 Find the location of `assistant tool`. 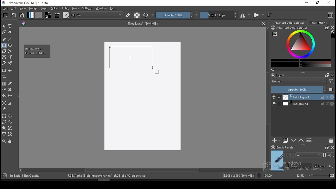

assistant tool is located at coordinates (4, 103).